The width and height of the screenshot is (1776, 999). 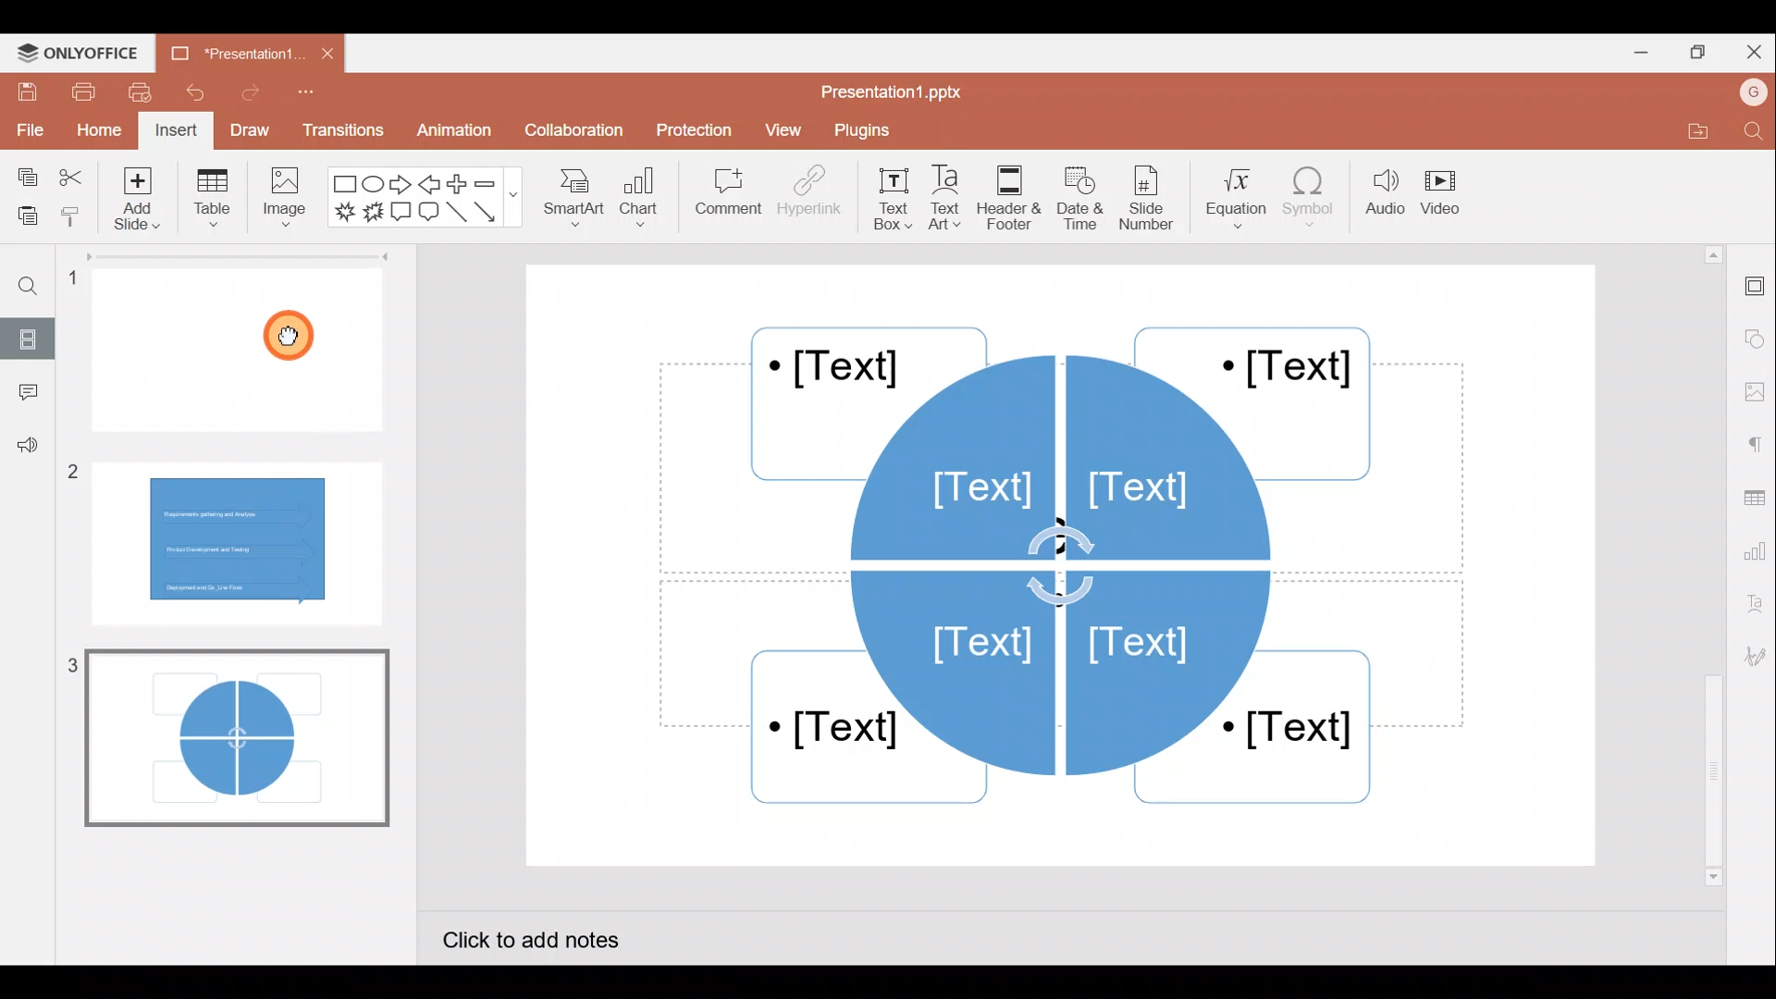 What do you see at coordinates (644, 203) in the screenshot?
I see `Chart` at bounding box center [644, 203].